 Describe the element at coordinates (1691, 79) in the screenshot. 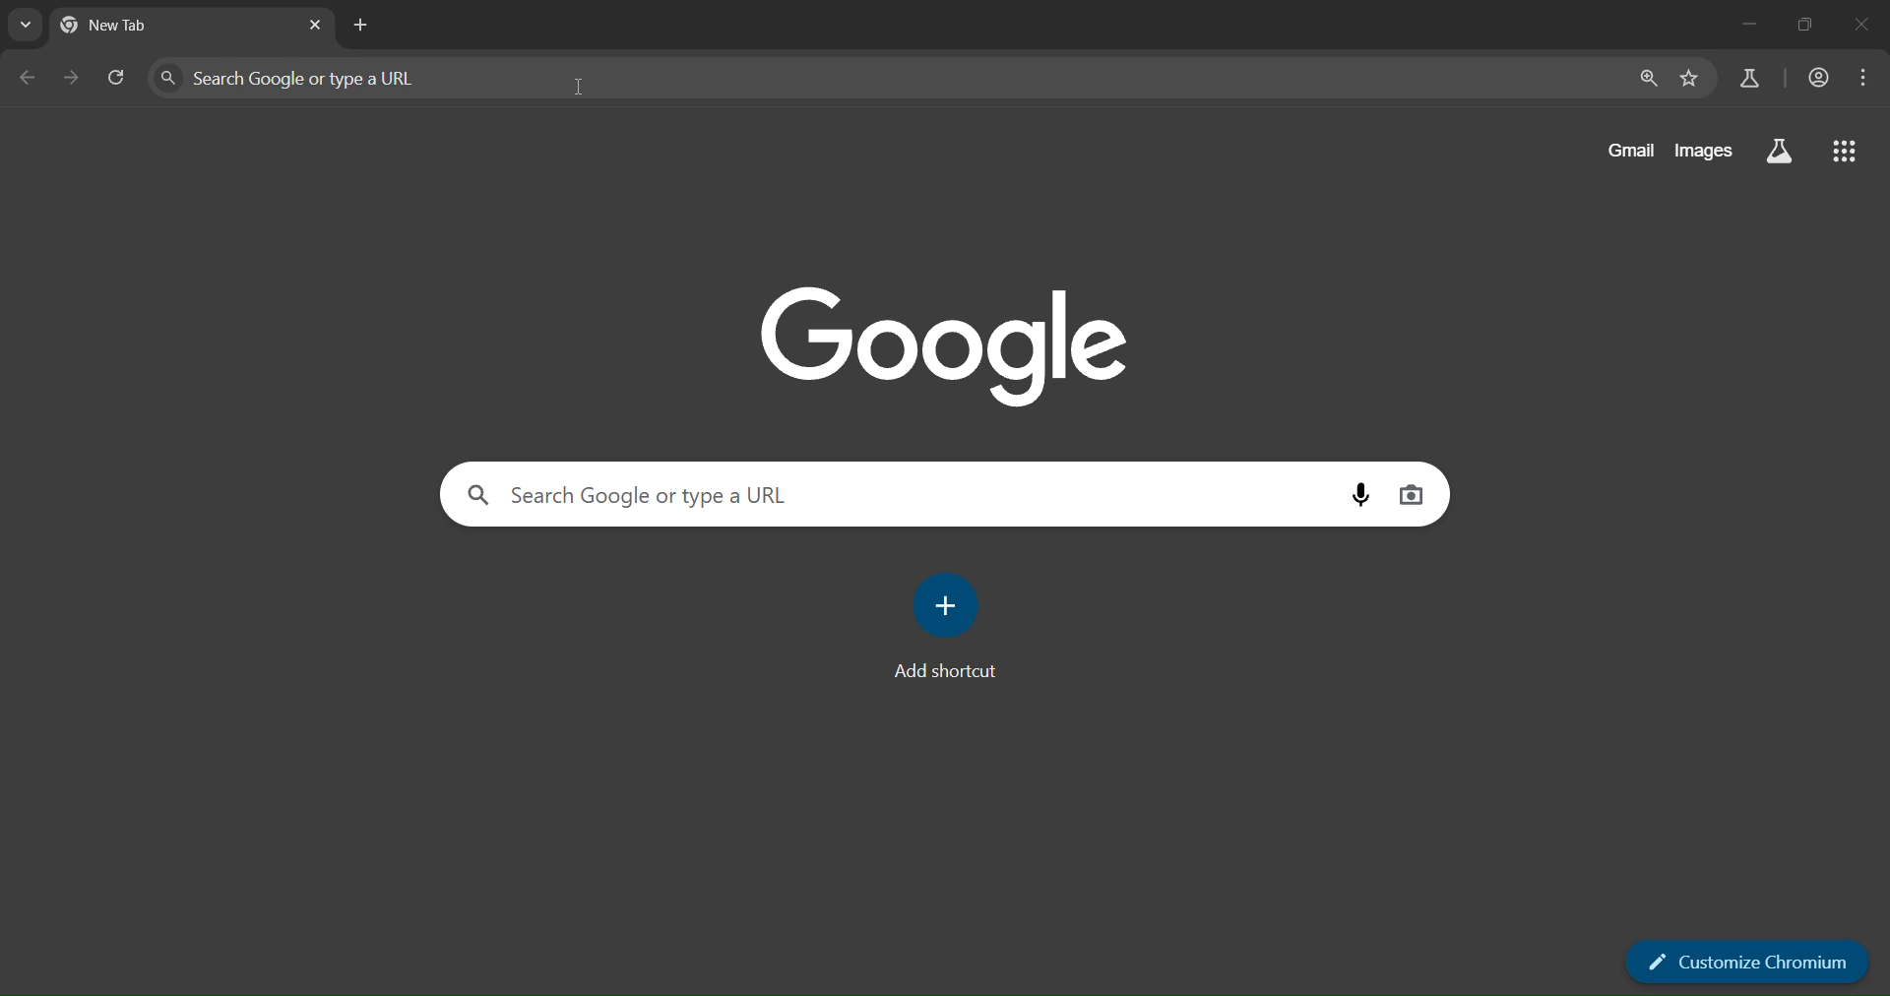

I see `bookmark page` at that location.